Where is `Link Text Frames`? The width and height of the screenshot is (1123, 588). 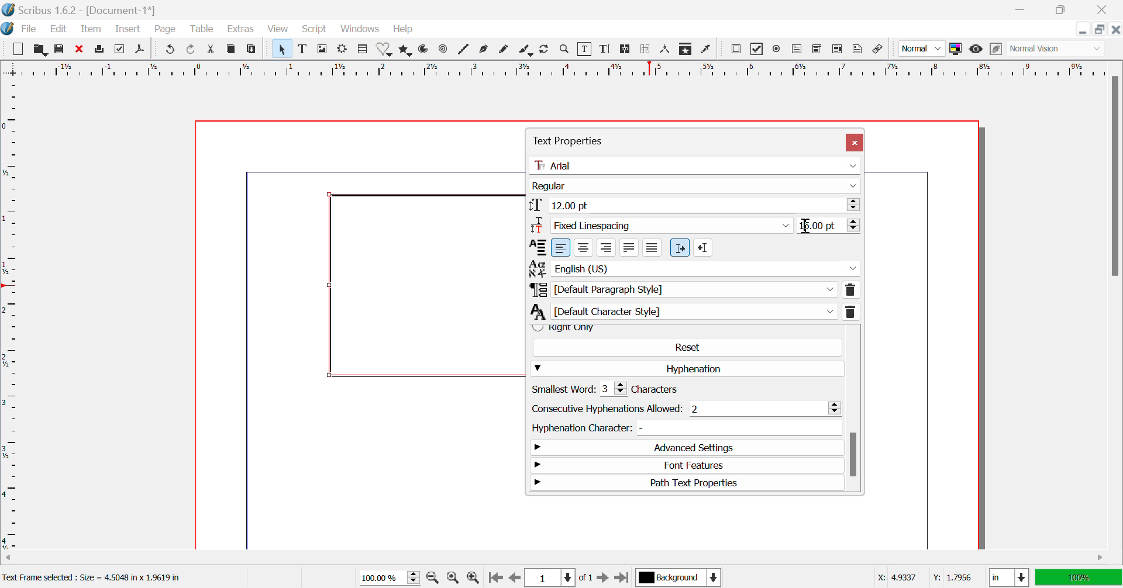 Link Text Frames is located at coordinates (623, 50).